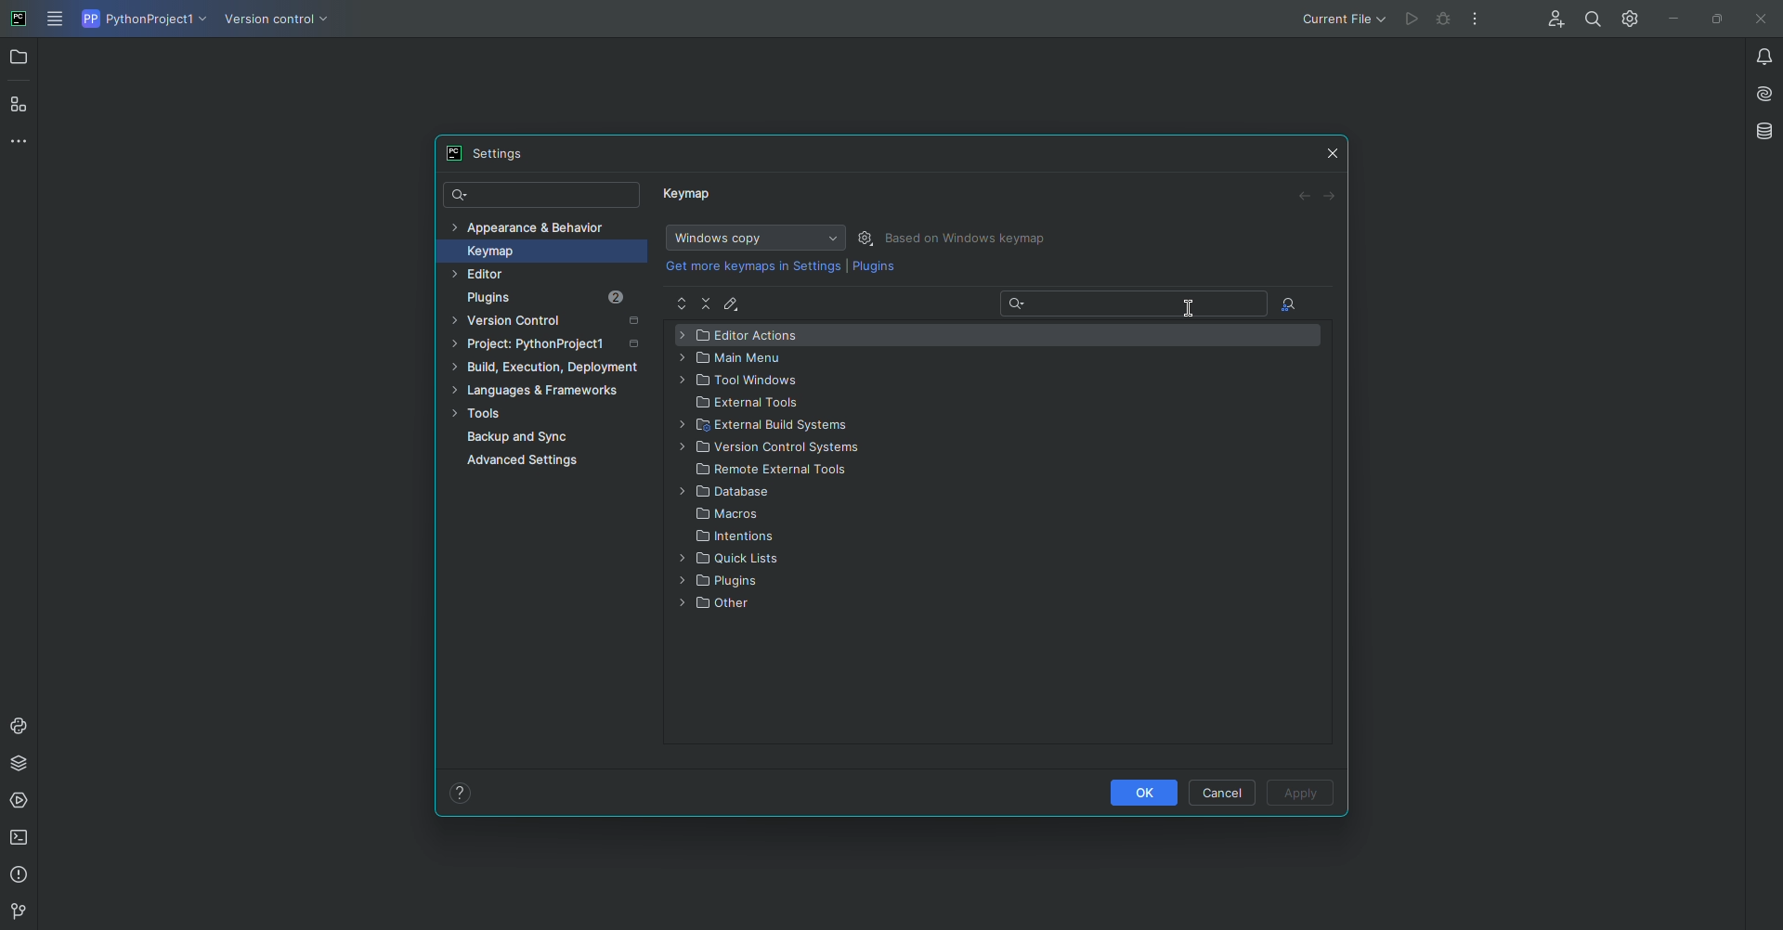  What do you see at coordinates (1479, 23) in the screenshot?
I see `More Options` at bounding box center [1479, 23].